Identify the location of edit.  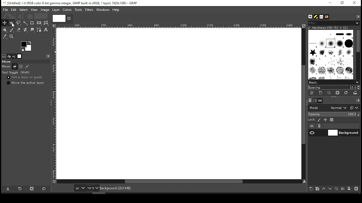
(14, 10).